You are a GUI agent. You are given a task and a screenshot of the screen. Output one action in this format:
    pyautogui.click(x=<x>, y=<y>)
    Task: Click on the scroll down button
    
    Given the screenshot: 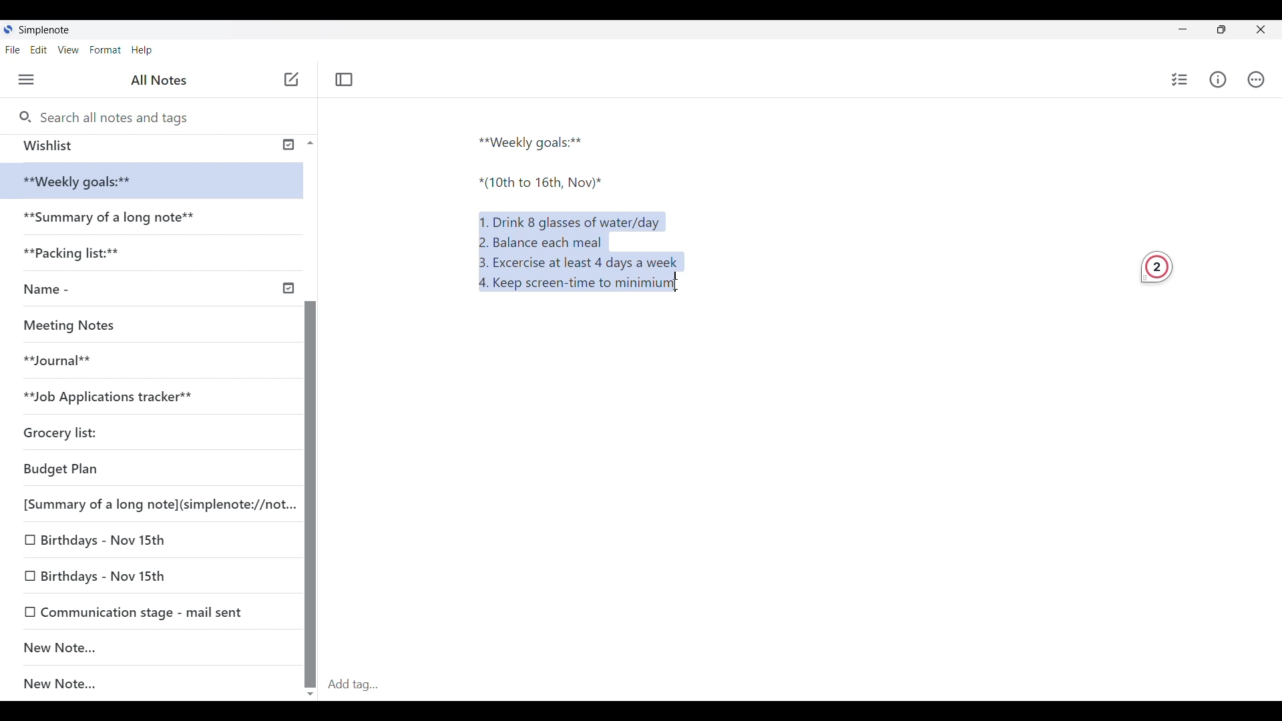 What is the action you would take?
    pyautogui.click(x=311, y=690)
    